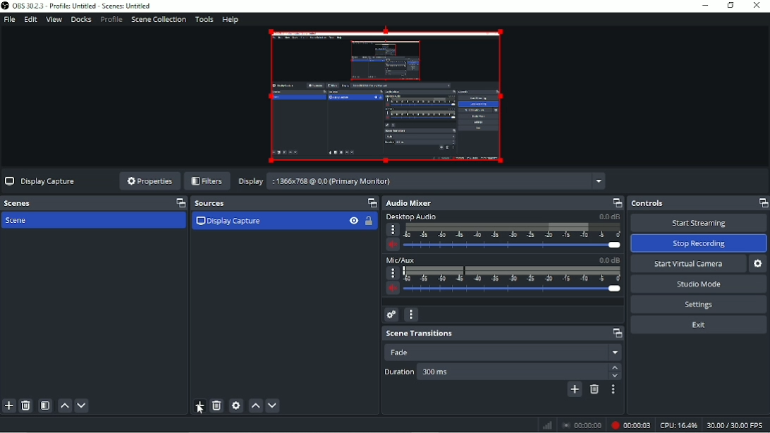 This screenshot has width=770, height=433. I want to click on Sources, so click(284, 202).